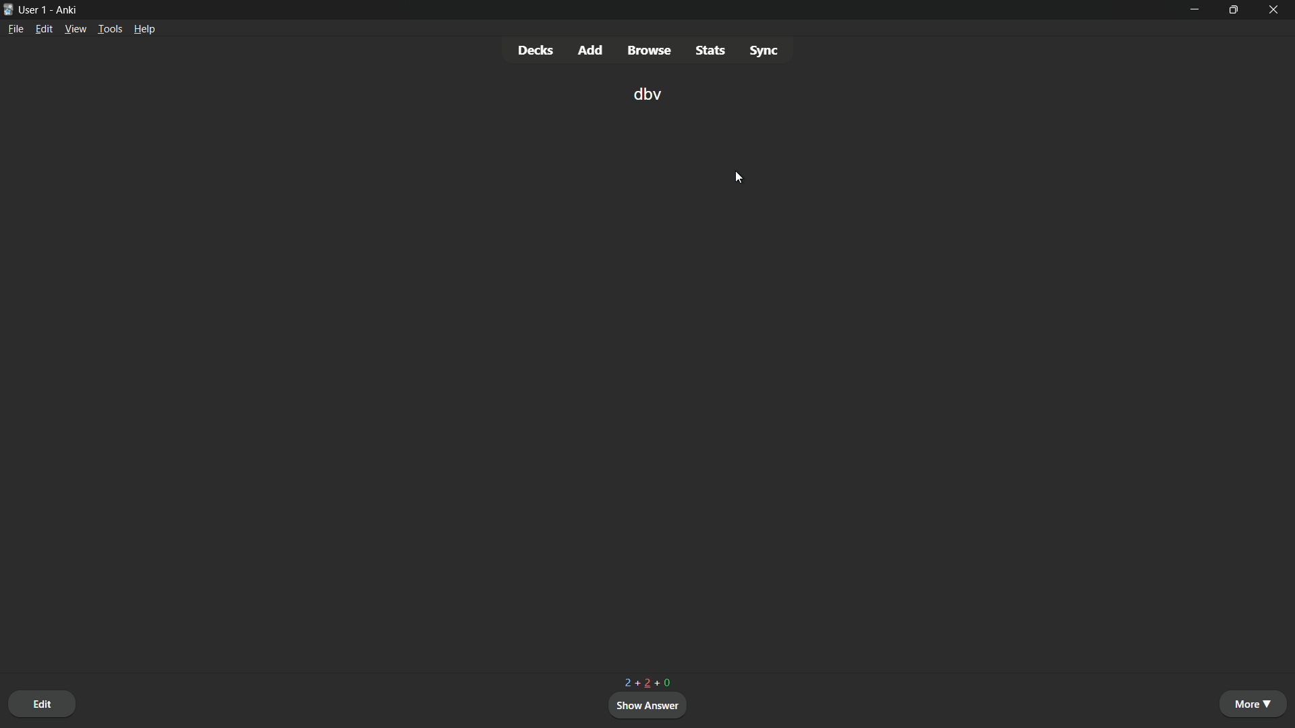  Describe the element at coordinates (594, 51) in the screenshot. I see `add` at that location.